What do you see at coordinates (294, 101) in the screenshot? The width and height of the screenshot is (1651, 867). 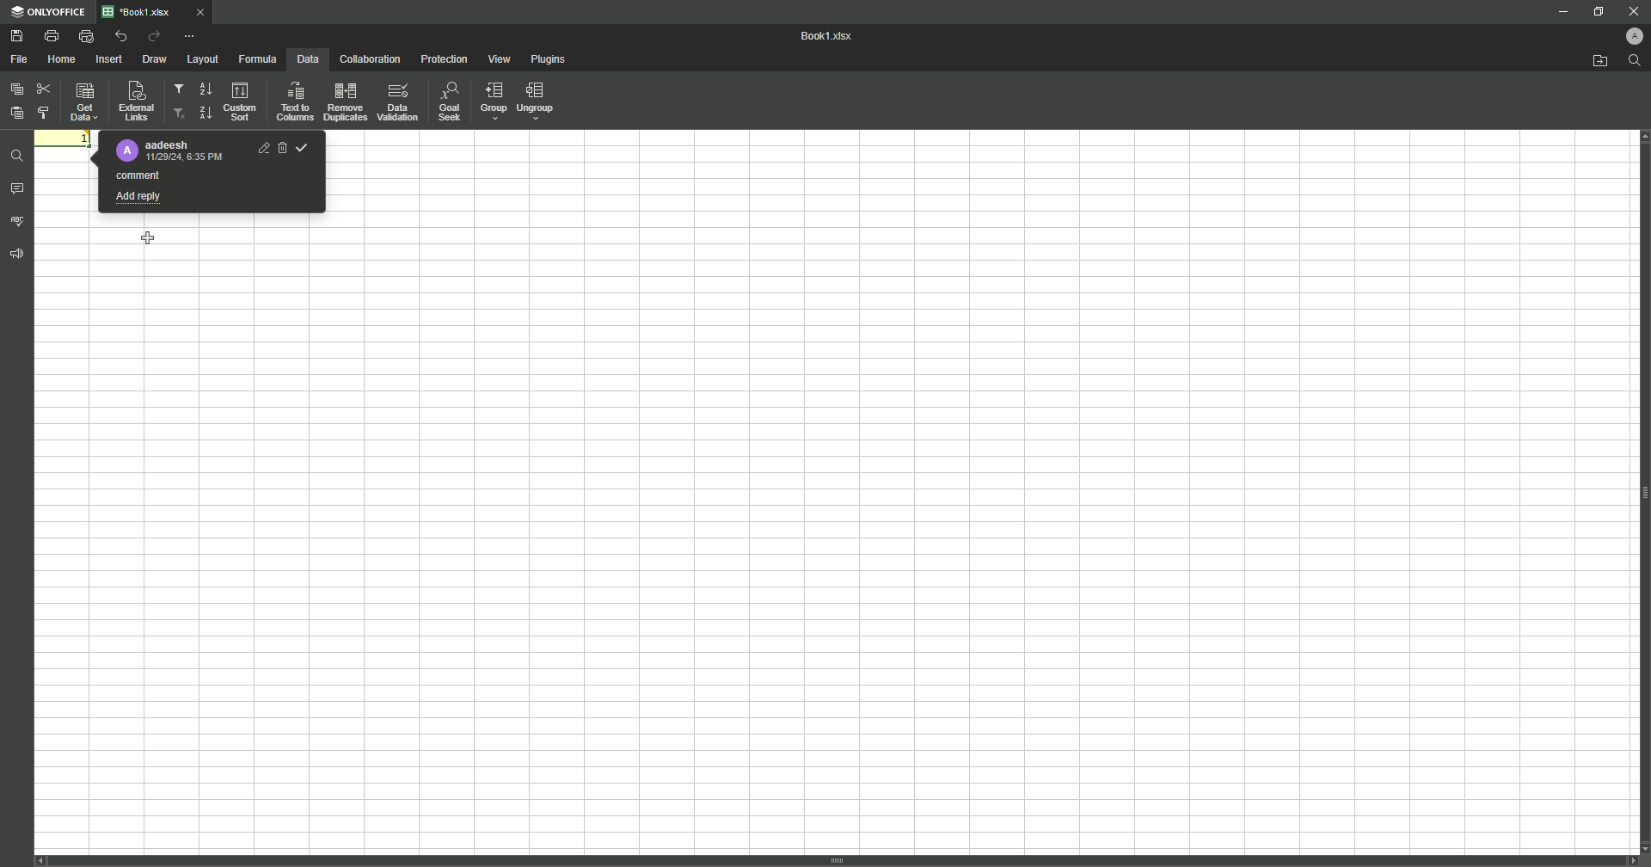 I see `Text to Columns` at bounding box center [294, 101].